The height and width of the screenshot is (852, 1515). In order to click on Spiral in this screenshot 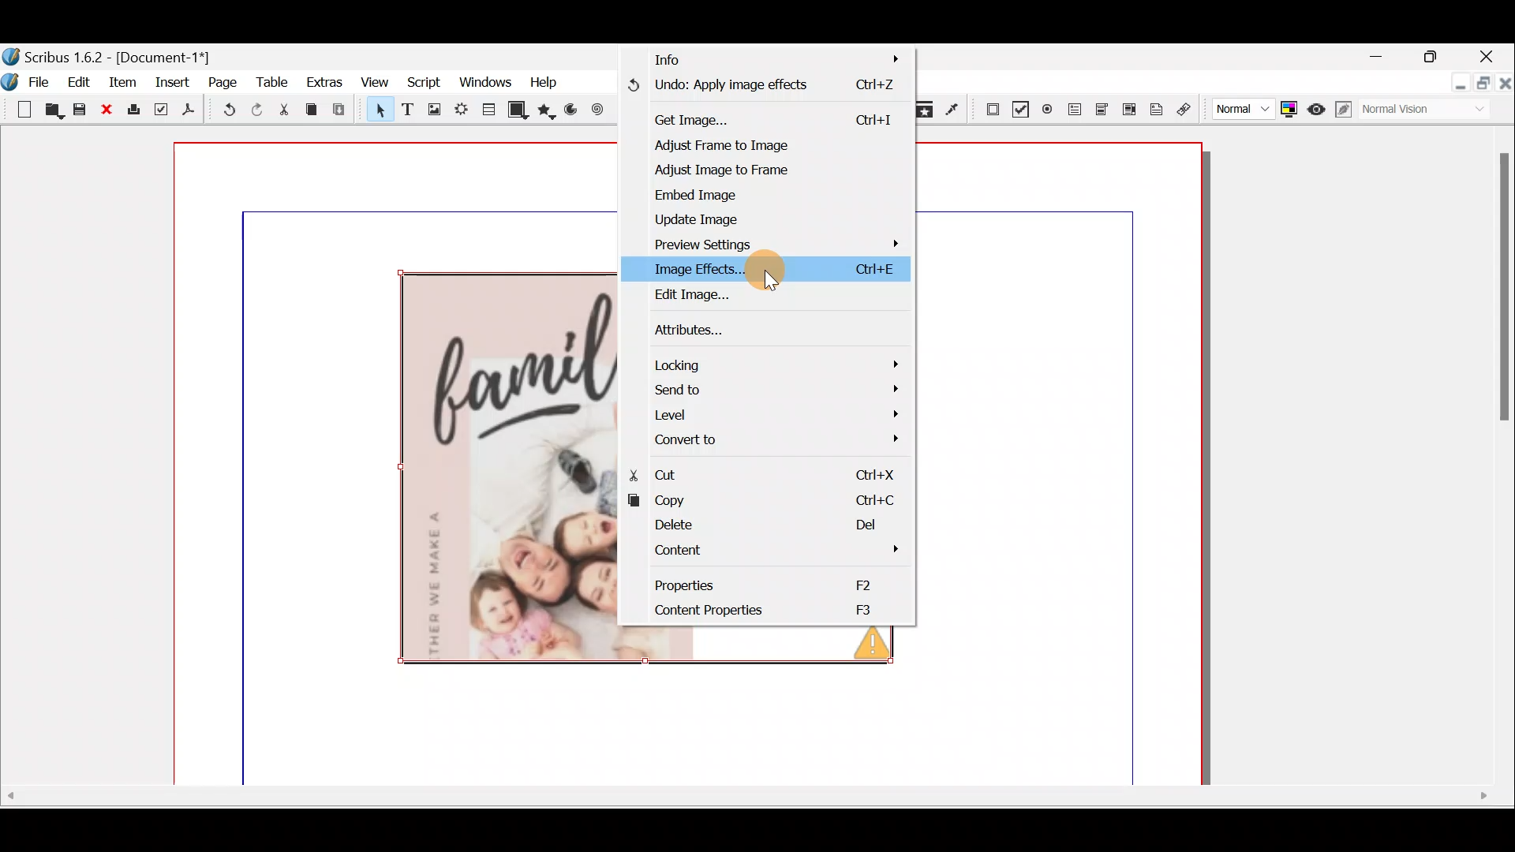, I will do `click(595, 108)`.